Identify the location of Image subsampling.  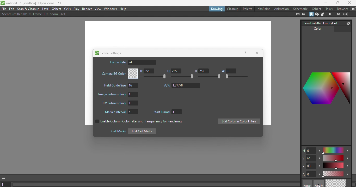
(119, 94).